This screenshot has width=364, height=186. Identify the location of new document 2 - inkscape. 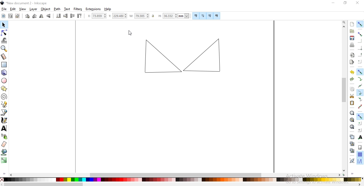
(26, 4).